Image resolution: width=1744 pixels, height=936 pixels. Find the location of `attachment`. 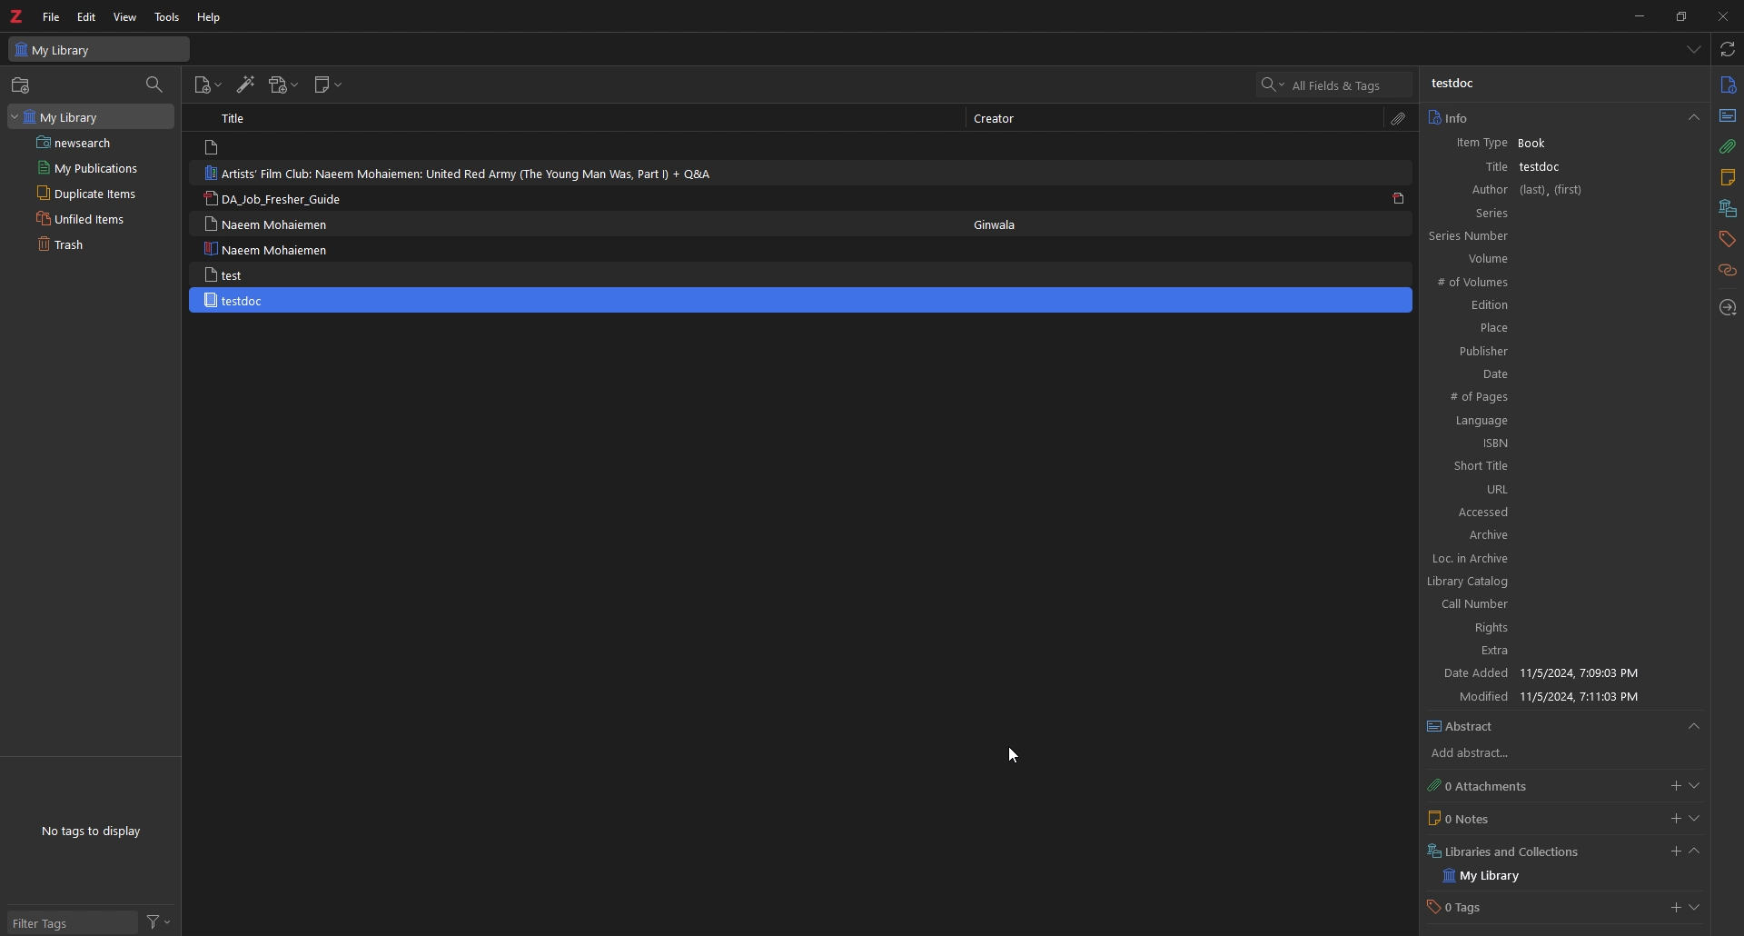

attachment is located at coordinates (1399, 119).